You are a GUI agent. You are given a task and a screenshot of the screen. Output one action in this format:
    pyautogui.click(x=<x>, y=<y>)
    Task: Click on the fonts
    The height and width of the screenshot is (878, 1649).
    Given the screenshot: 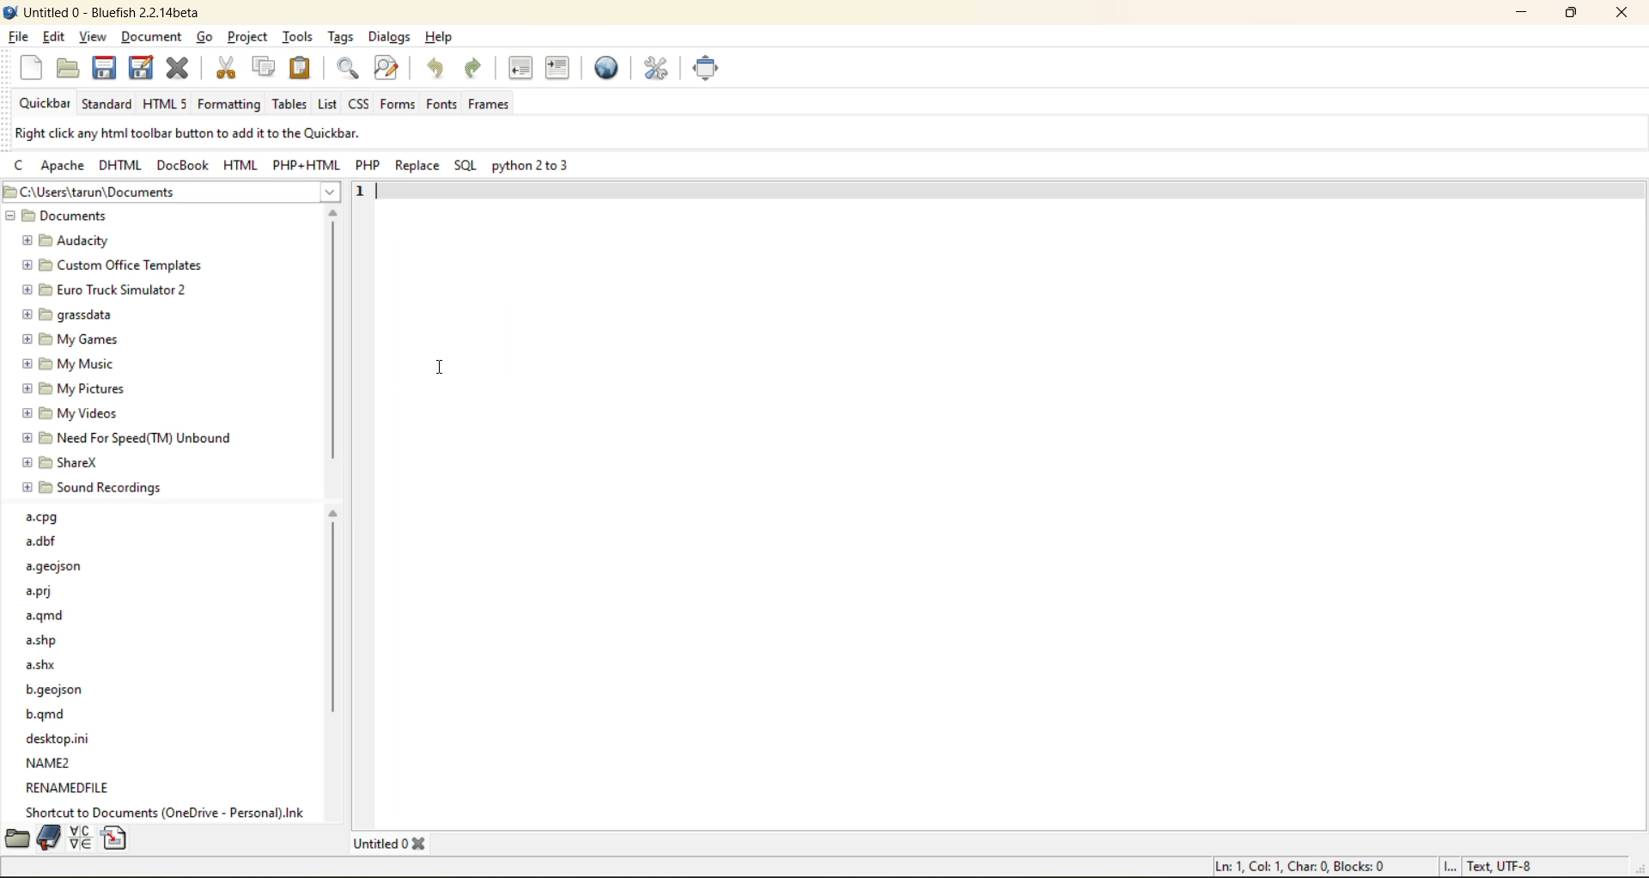 What is the action you would take?
    pyautogui.click(x=441, y=105)
    